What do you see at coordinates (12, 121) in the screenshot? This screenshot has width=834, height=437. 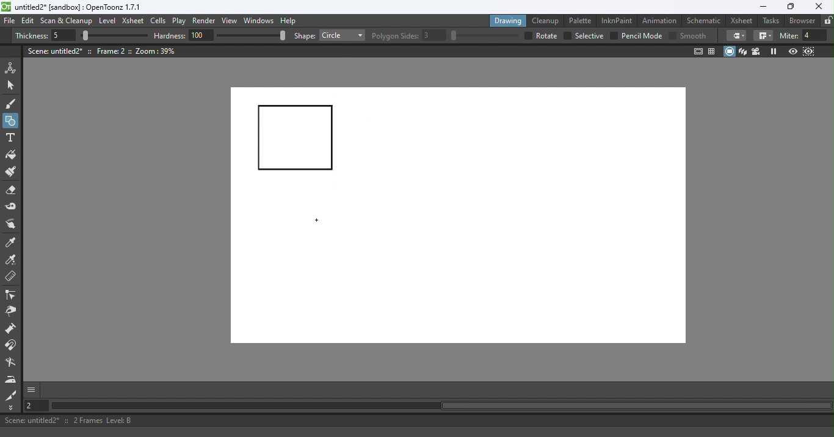 I see `Geometric tool` at bounding box center [12, 121].